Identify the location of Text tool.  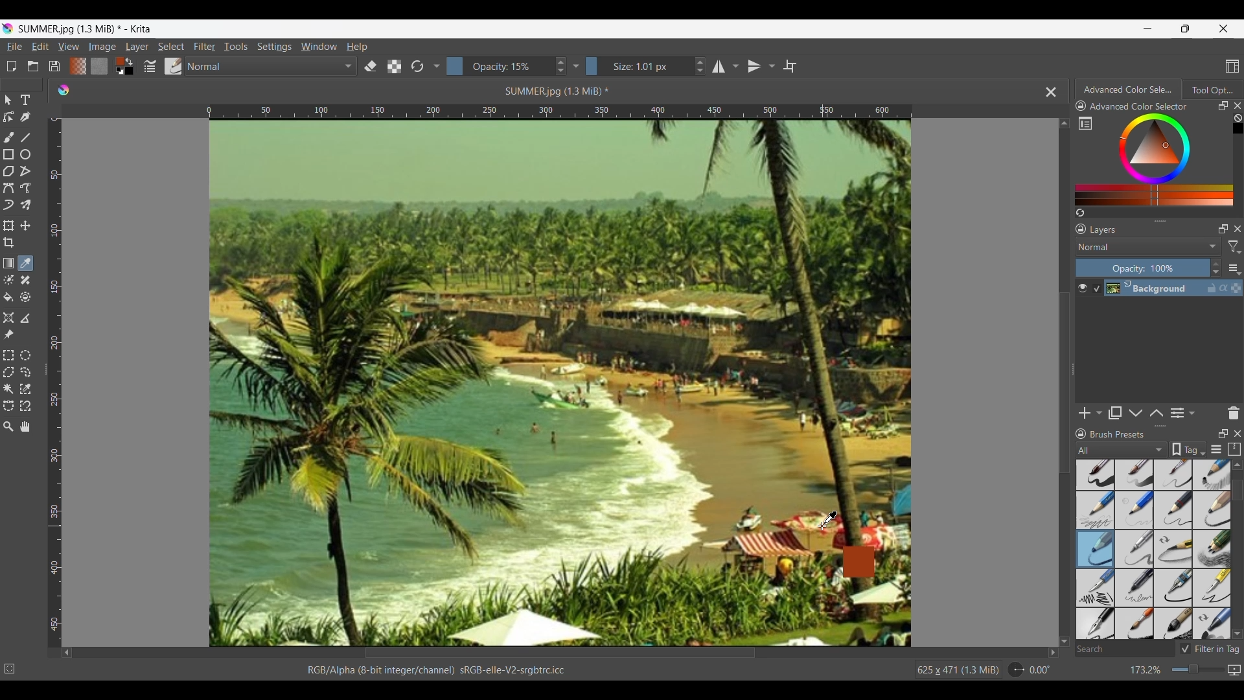
(25, 100).